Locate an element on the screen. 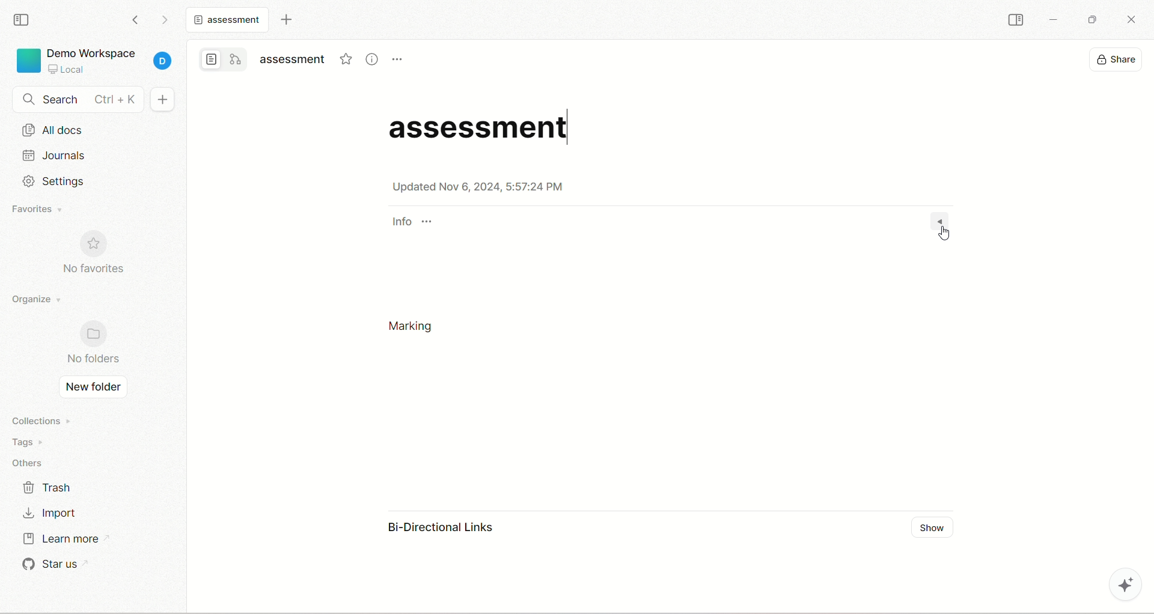 This screenshot has height=614, width=1154. tags is located at coordinates (24, 442).